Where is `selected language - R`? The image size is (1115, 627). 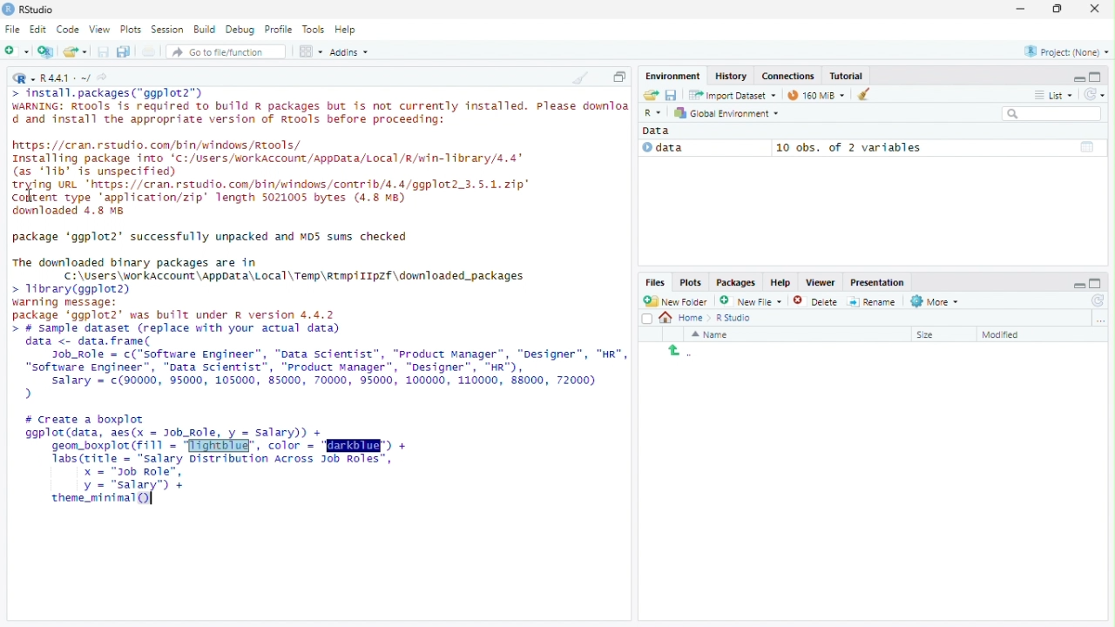 selected language - R is located at coordinates (653, 112).